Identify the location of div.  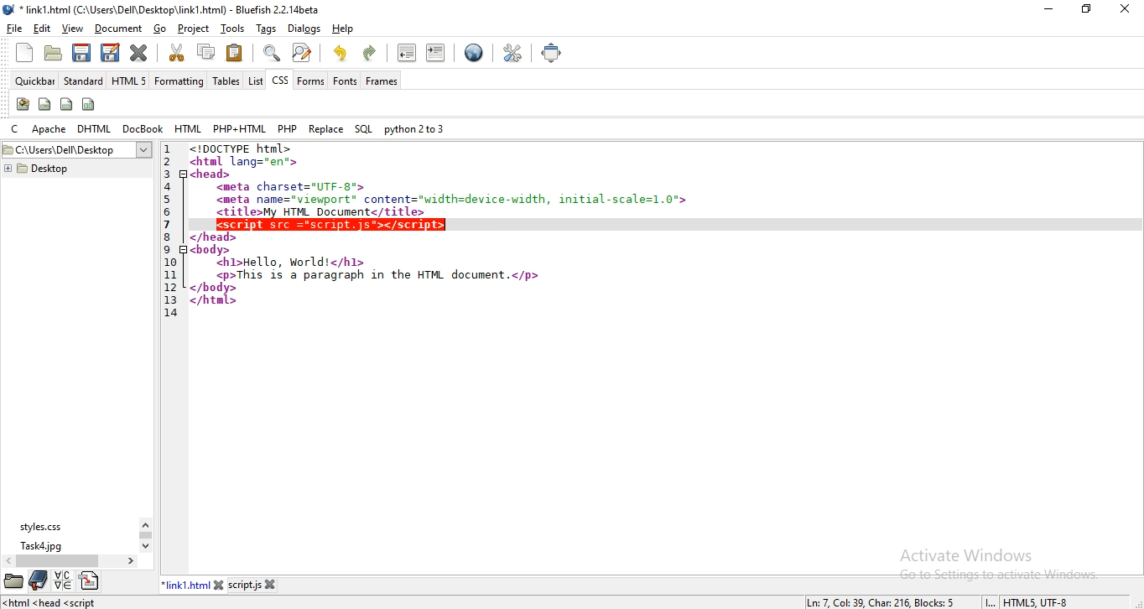
(67, 103).